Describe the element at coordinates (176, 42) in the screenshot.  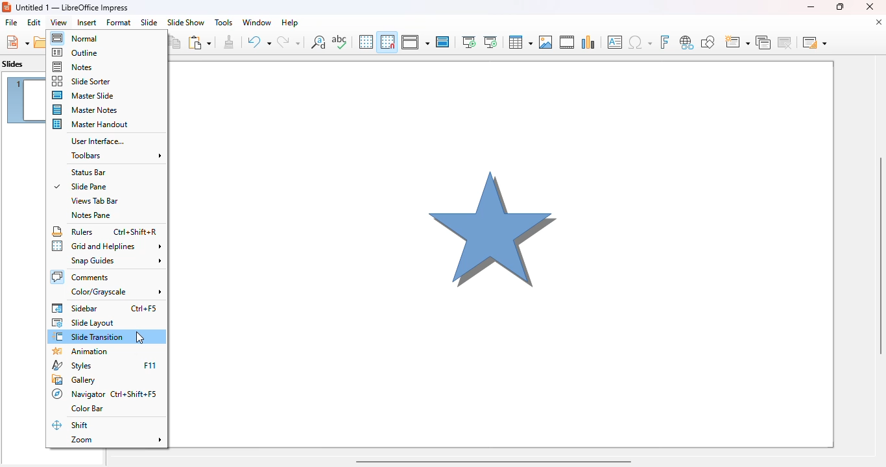
I see `copy` at that location.